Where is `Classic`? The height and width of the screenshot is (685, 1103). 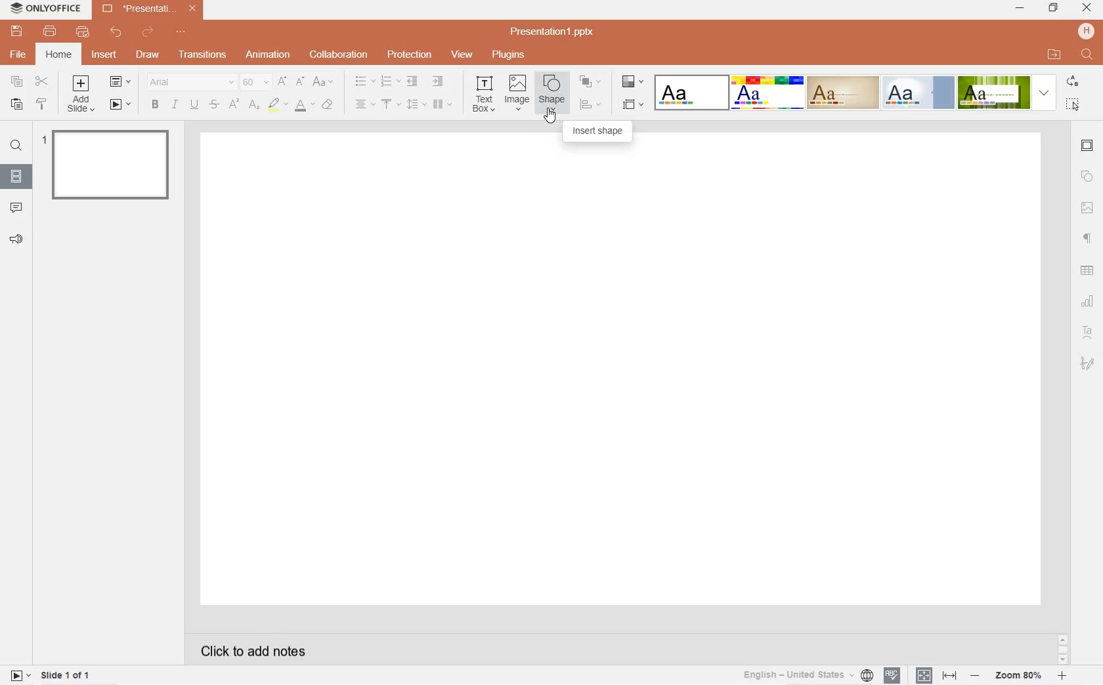 Classic is located at coordinates (842, 93).